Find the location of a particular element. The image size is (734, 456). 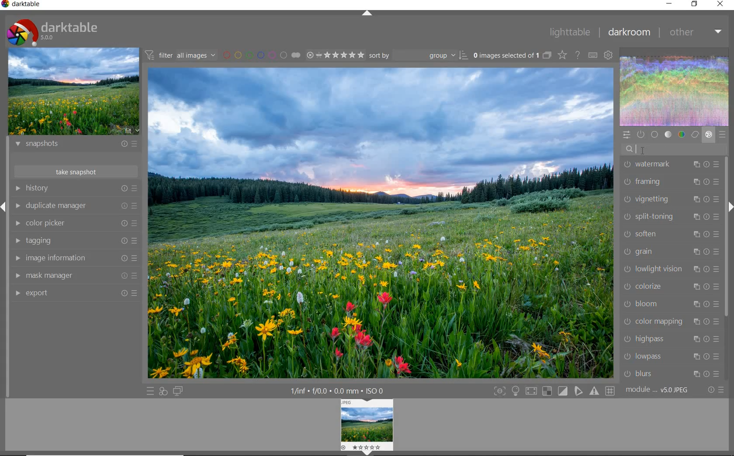

color is located at coordinates (682, 134).